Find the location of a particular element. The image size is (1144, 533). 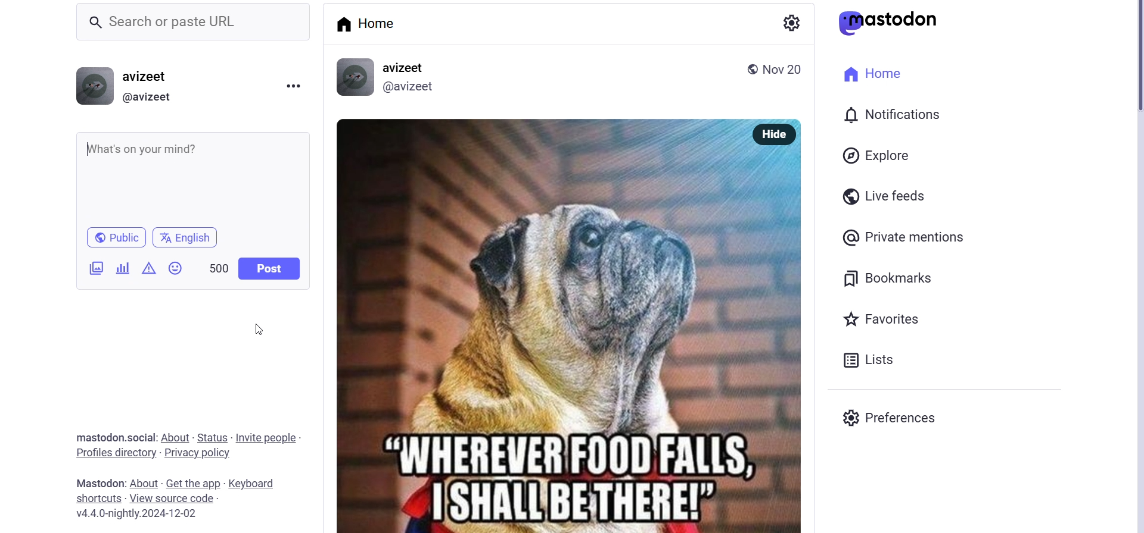

private mentions is located at coordinates (918, 235).